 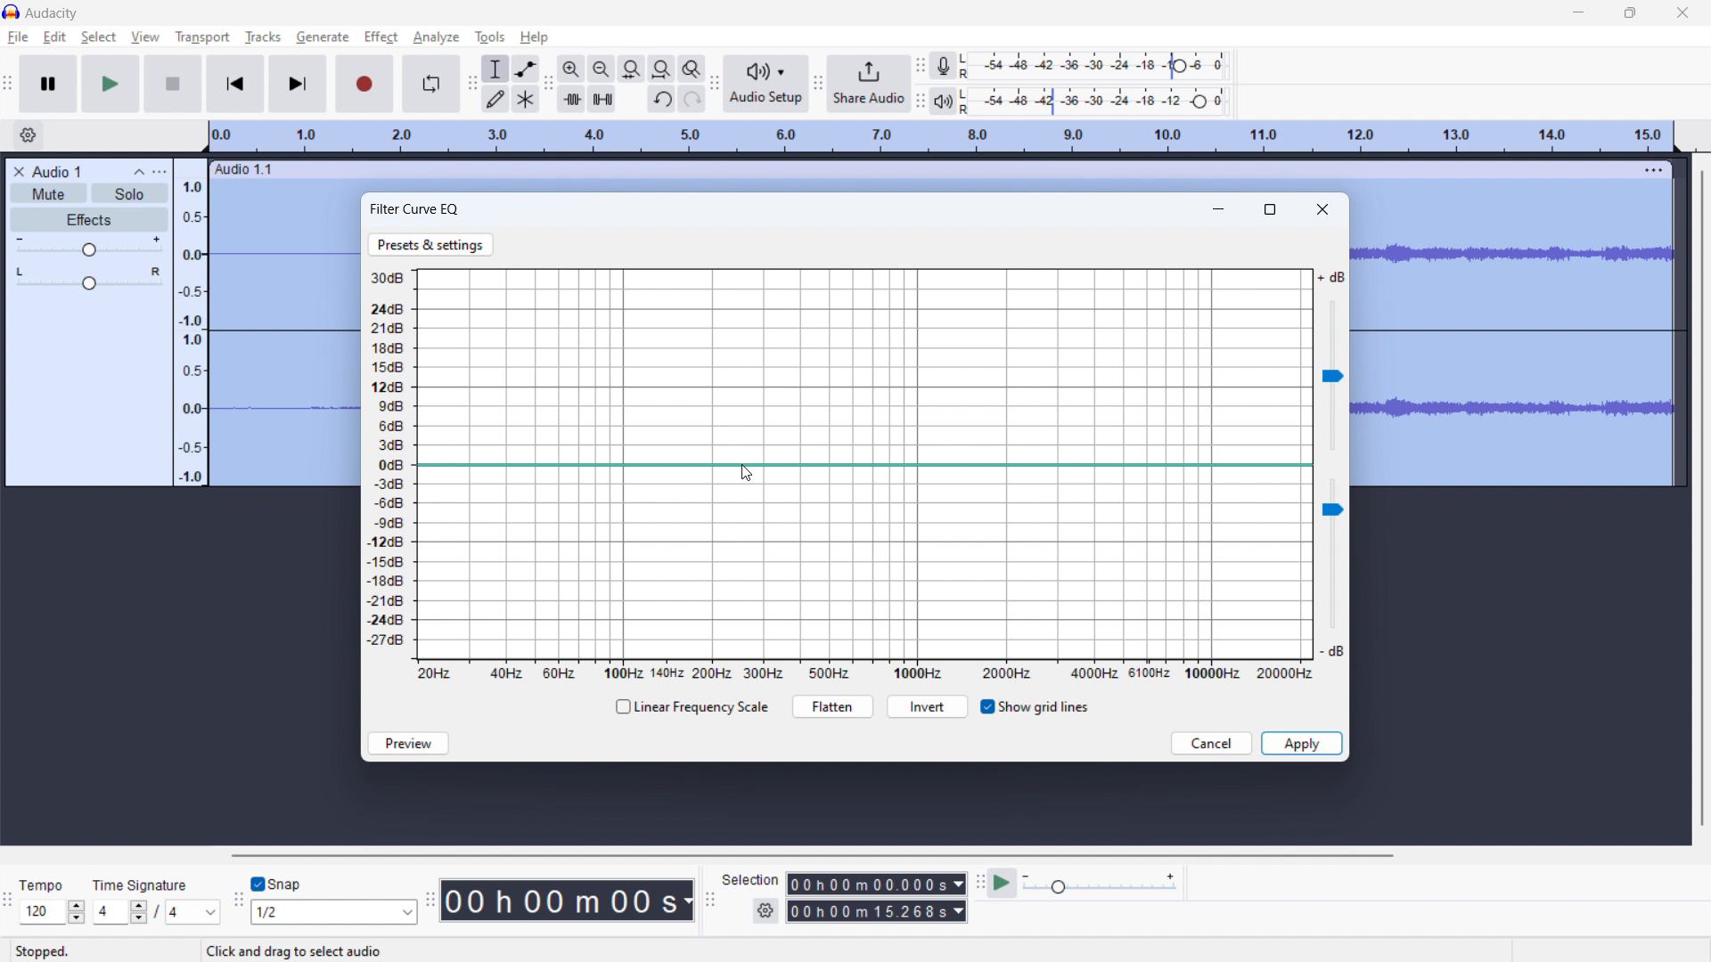 What do you see at coordinates (921, 66) in the screenshot?
I see `recording meter toolbar` at bounding box center [921, 66].